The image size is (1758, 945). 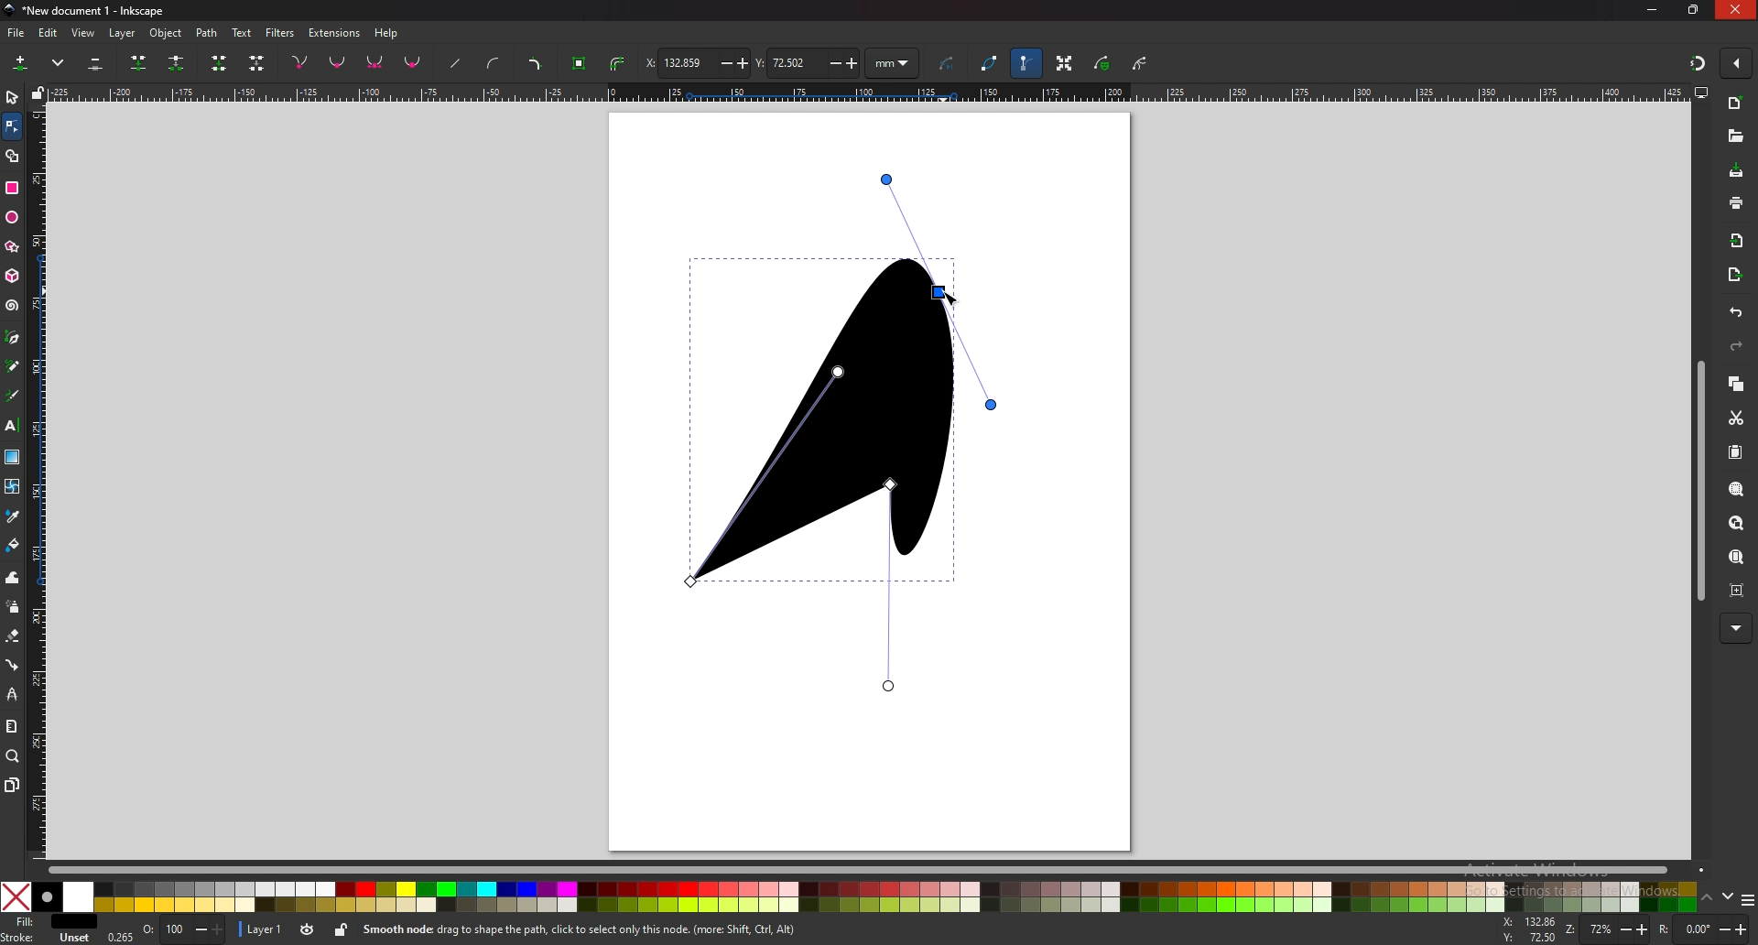 What do you see at coordinates (536, 64) in the screenshot?
I see `add corners lpe` at bounding box center [536, 64].